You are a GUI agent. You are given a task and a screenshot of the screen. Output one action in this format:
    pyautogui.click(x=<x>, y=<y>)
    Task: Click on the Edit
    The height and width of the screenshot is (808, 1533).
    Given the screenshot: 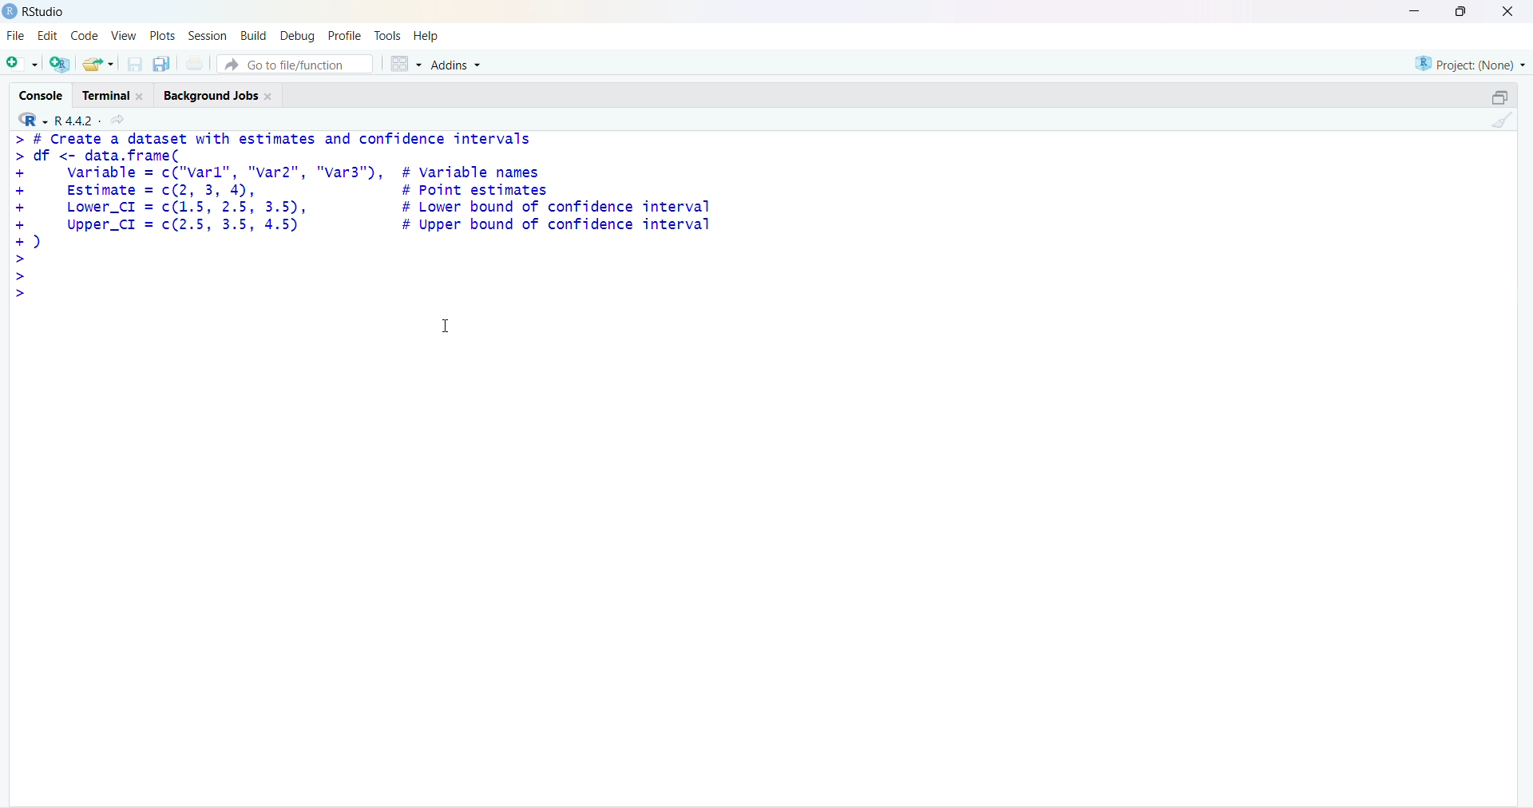 What is the action you would take?
    pyautogui.click(x=47, y=35)
    